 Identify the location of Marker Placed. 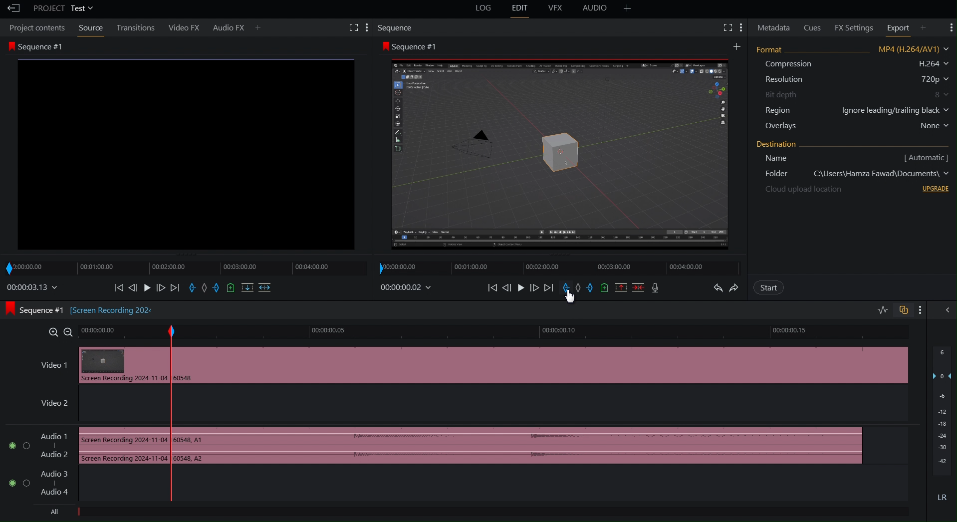
(171, 409).